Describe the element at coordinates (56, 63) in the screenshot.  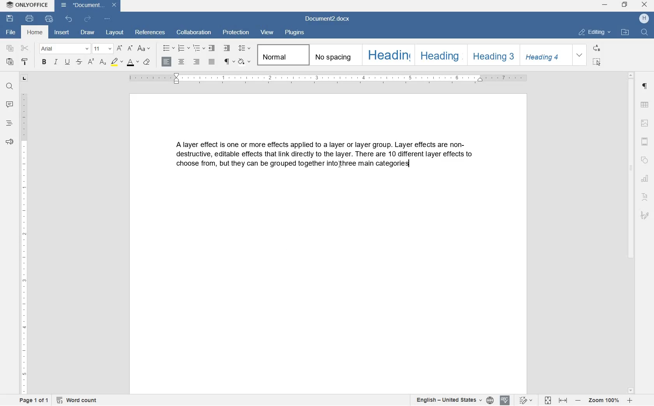
I see `italic` at that location.